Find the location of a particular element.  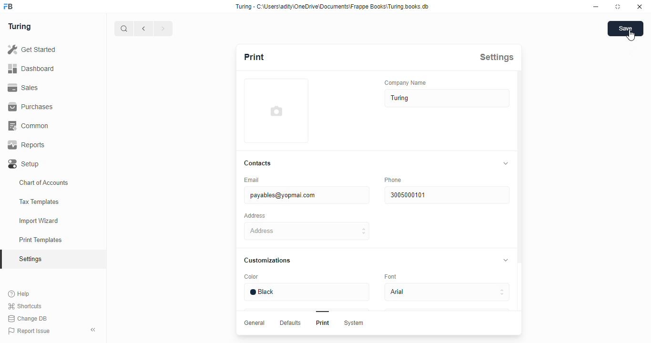

Color. is located at coordinates (252, 277).